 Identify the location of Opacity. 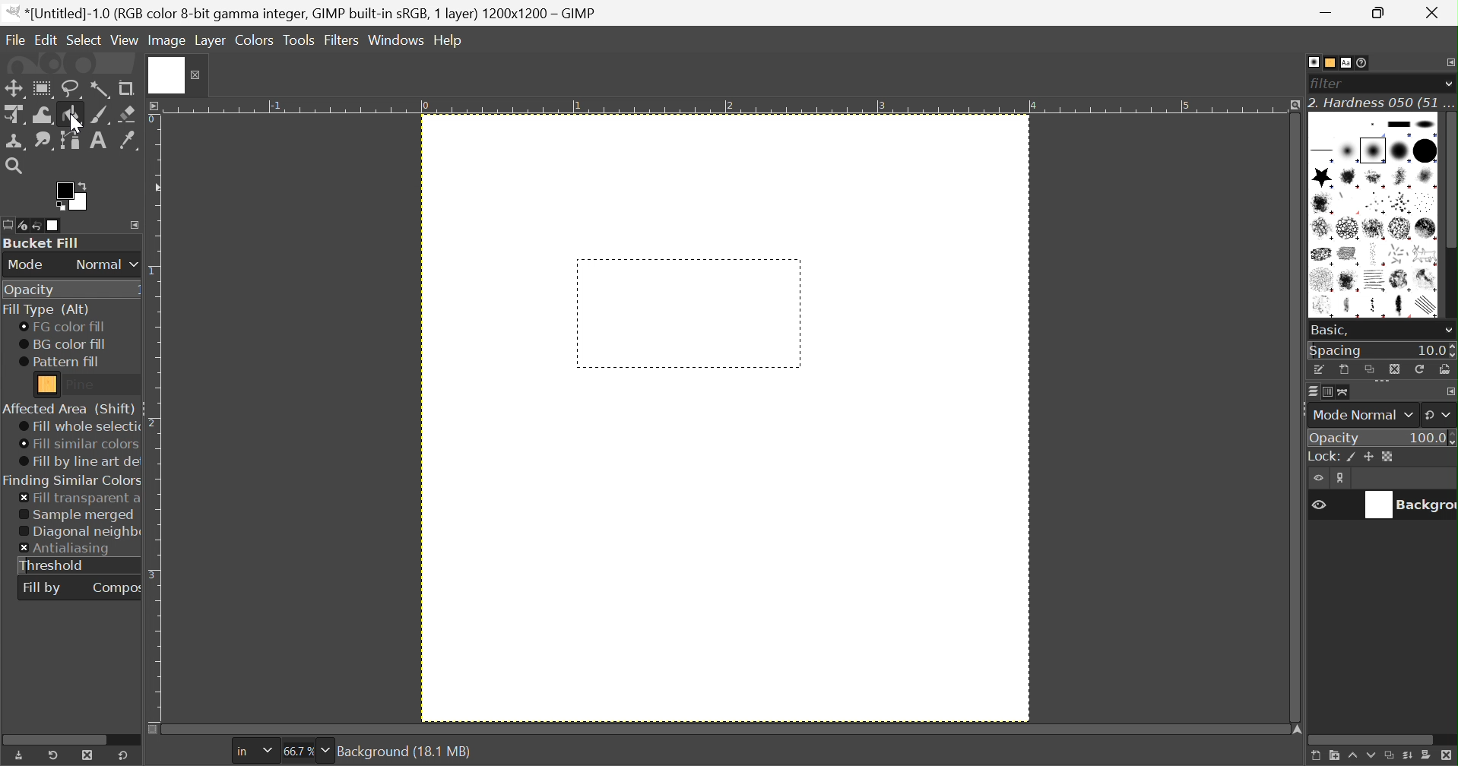
(1336, 438).